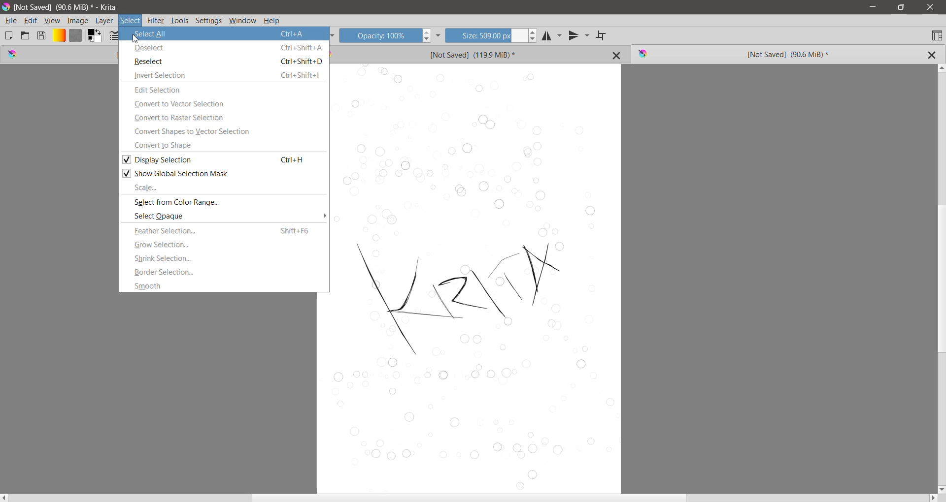 This screenshot has width=946, height=502. Describe the element at coordinates (224, 48) in the screenshot. I see `Deselect` at that location.